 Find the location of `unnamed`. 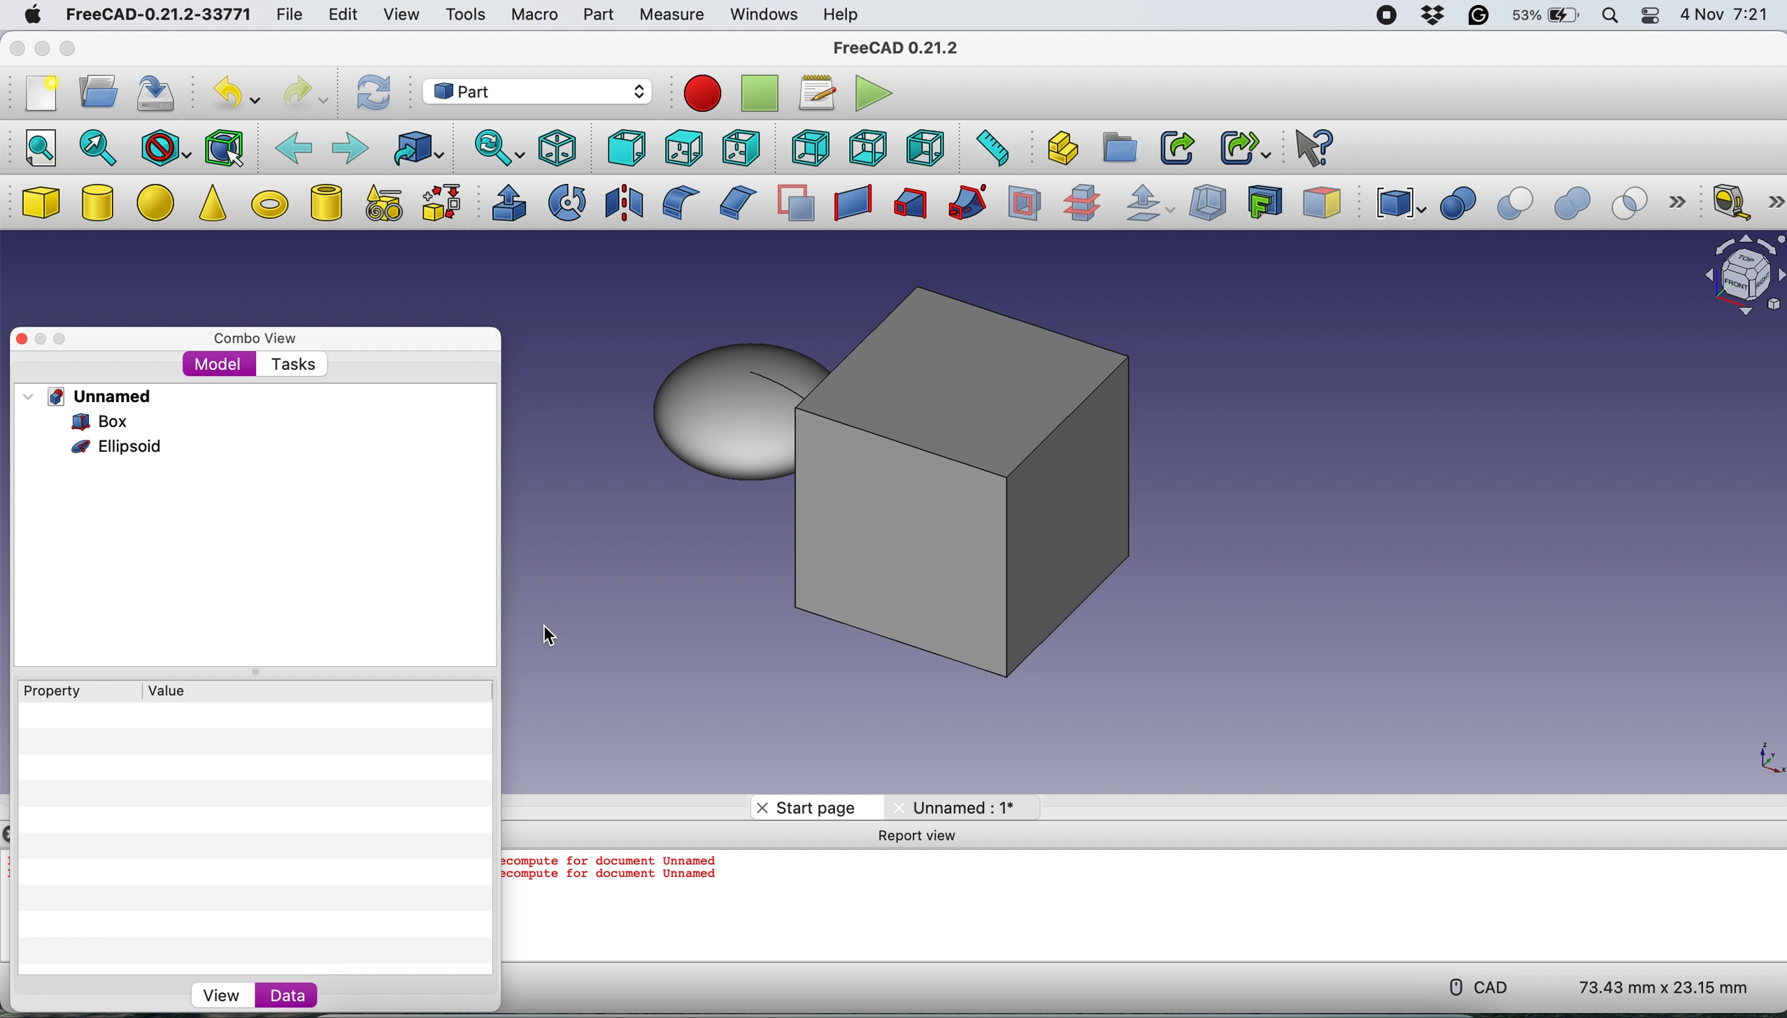

unnamed is located at coordinates (87, 396).